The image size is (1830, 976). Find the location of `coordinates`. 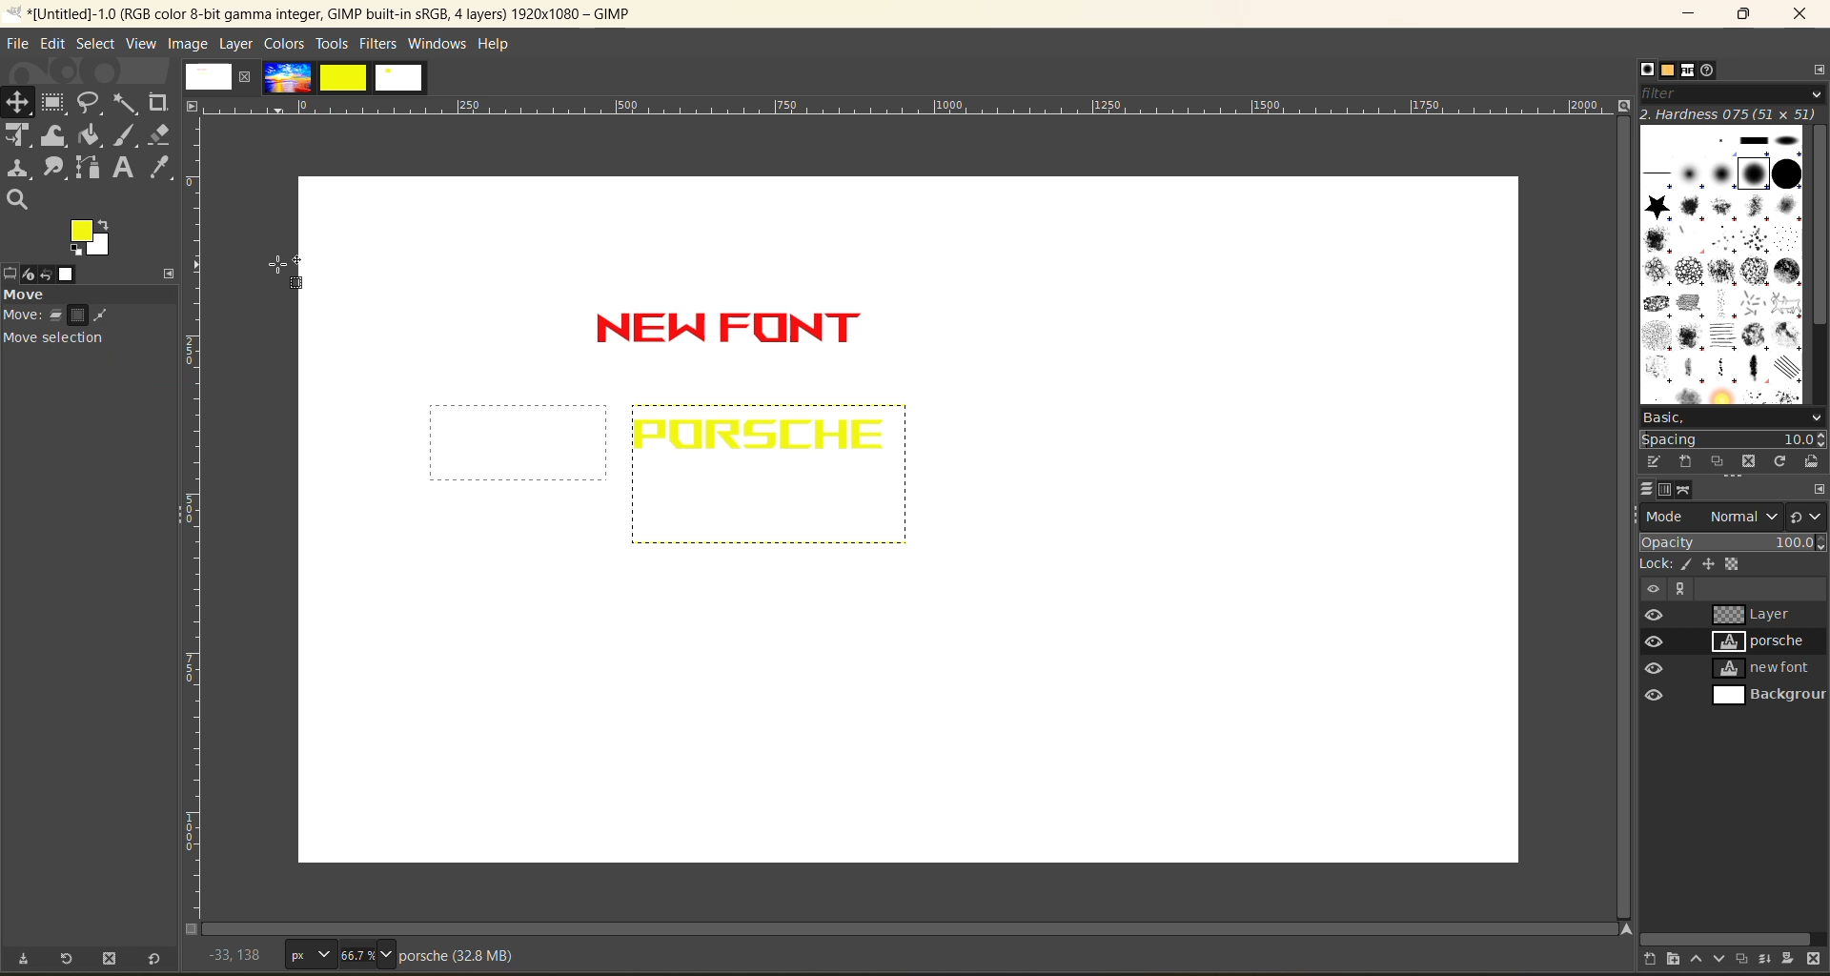

coordinates is located at coordinates (233, 954).